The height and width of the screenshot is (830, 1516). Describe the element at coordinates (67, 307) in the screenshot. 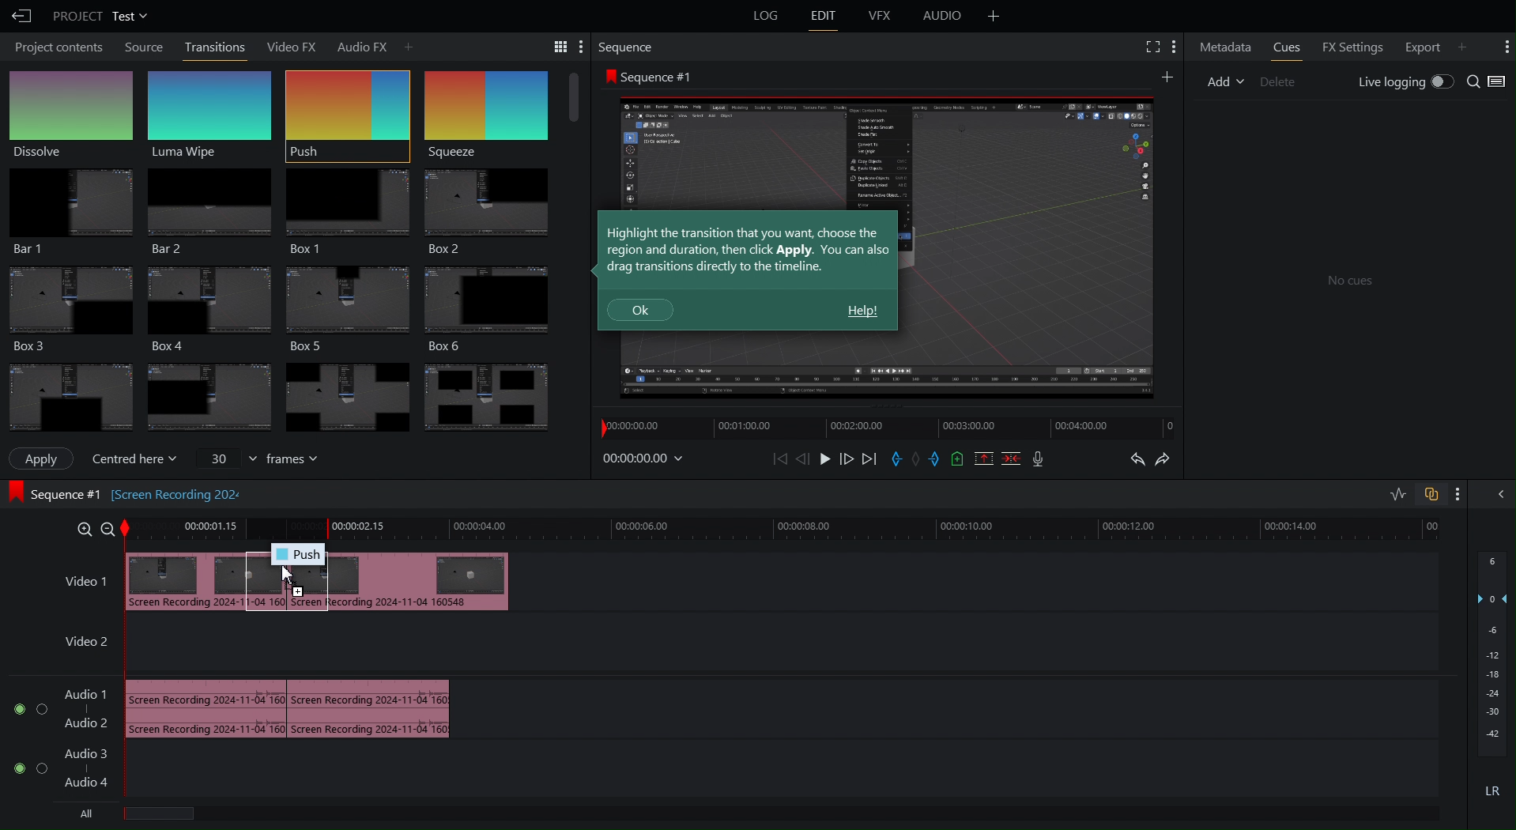

I see `Box 3` at that location.